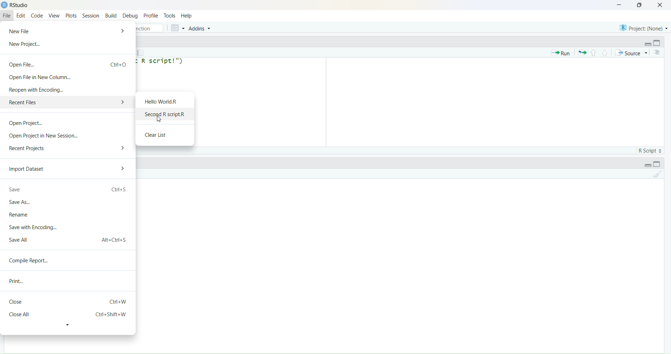  Describe the element at coordinates (33, 227) in the screenshot. I see `Save with Encoding..` at that location.